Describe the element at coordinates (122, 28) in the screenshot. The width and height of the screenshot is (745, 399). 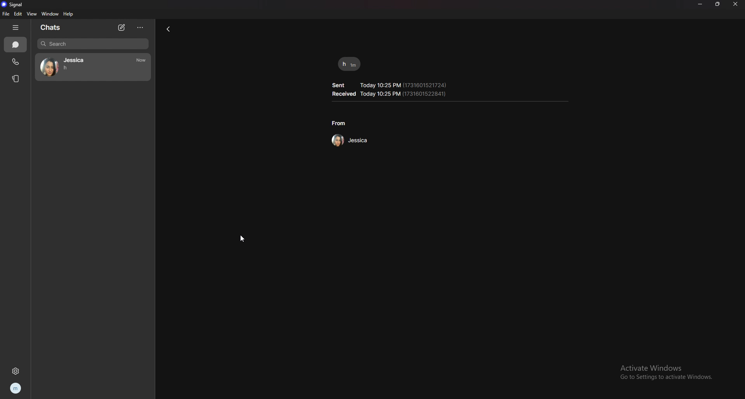
I see `new chat` at that location.